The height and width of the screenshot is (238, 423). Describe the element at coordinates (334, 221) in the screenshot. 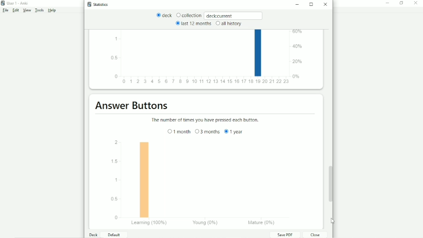

I see `Cursor` at that location.